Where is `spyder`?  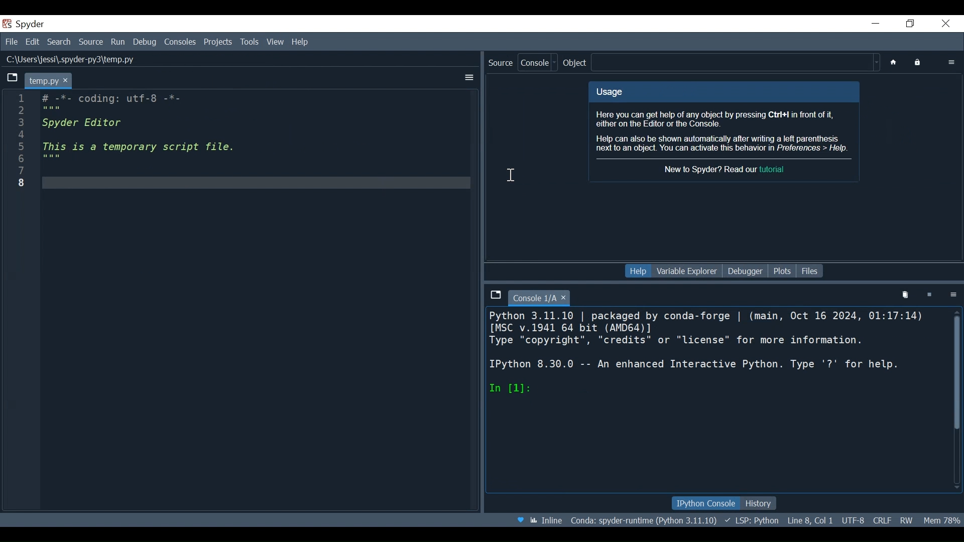
spyder is located at coordinates (40, 26).